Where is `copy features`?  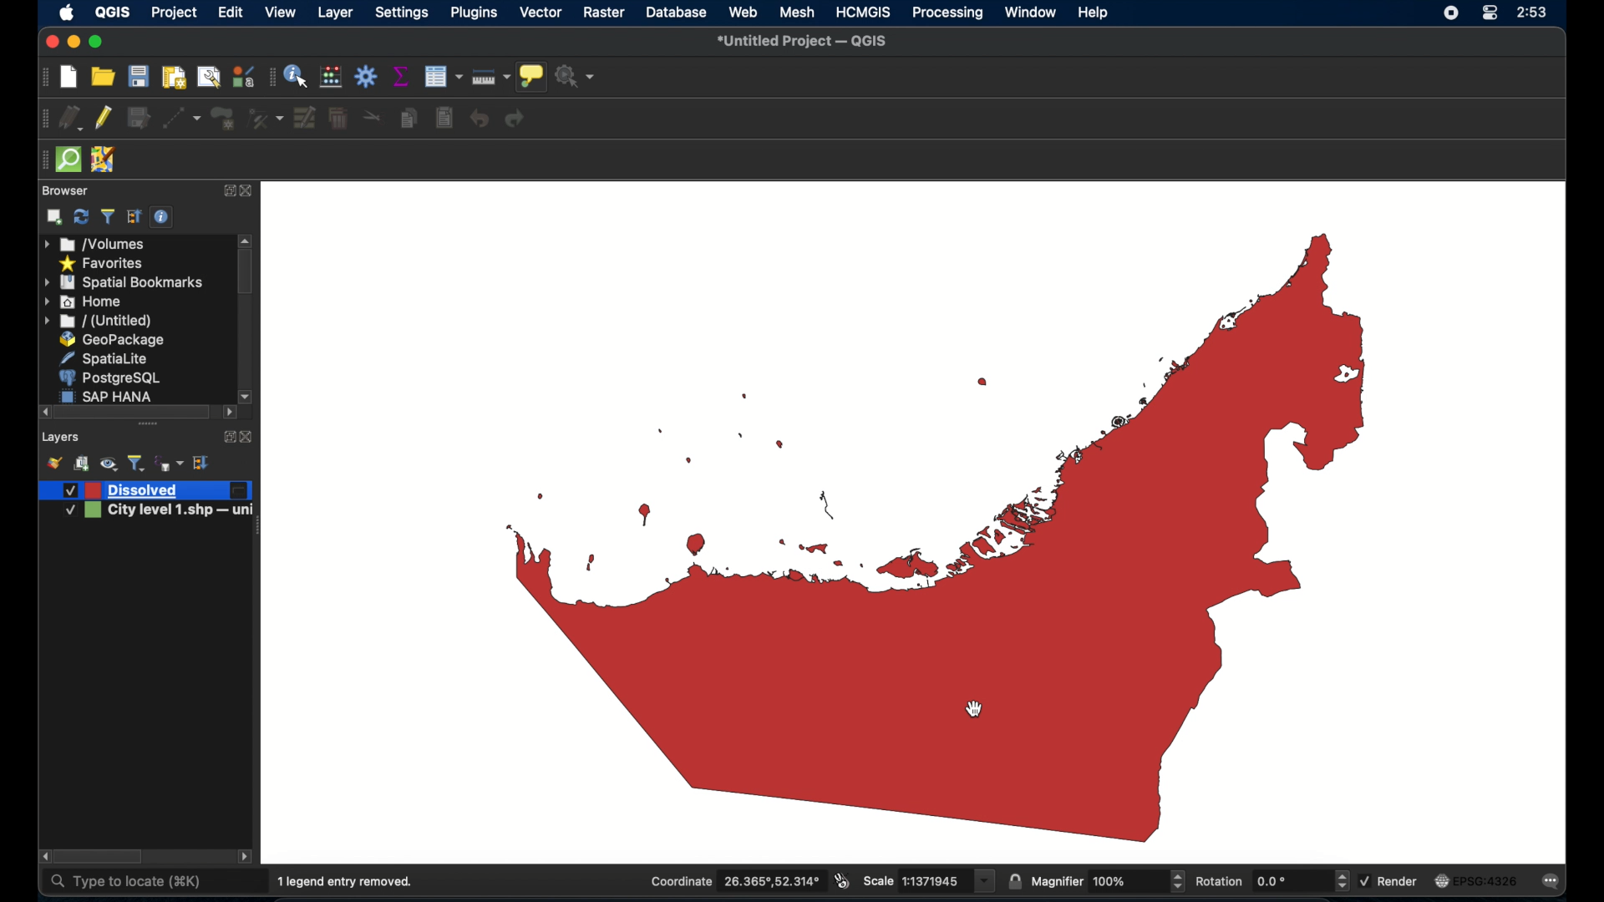 copy features is located at coordinates (409, 118).